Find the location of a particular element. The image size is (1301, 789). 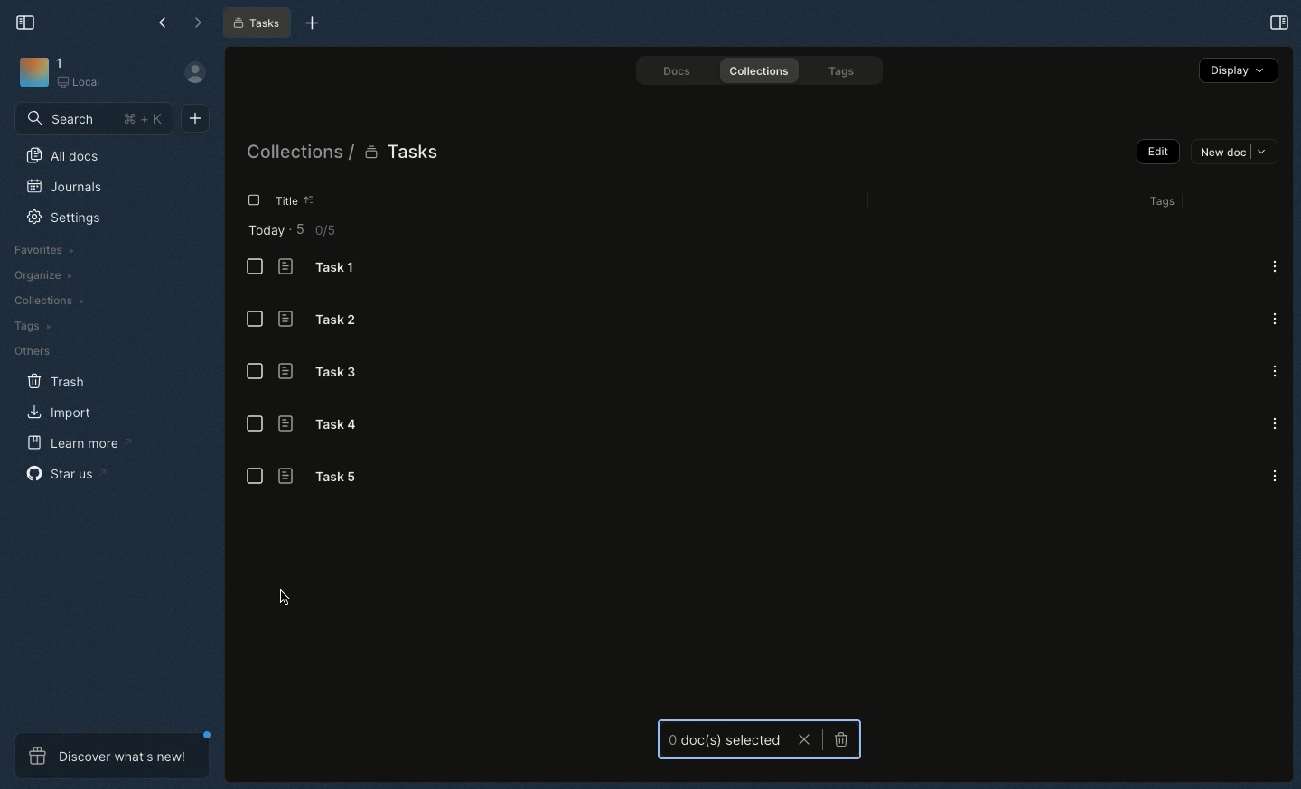

Workspace is located at coordinates (65, 77).